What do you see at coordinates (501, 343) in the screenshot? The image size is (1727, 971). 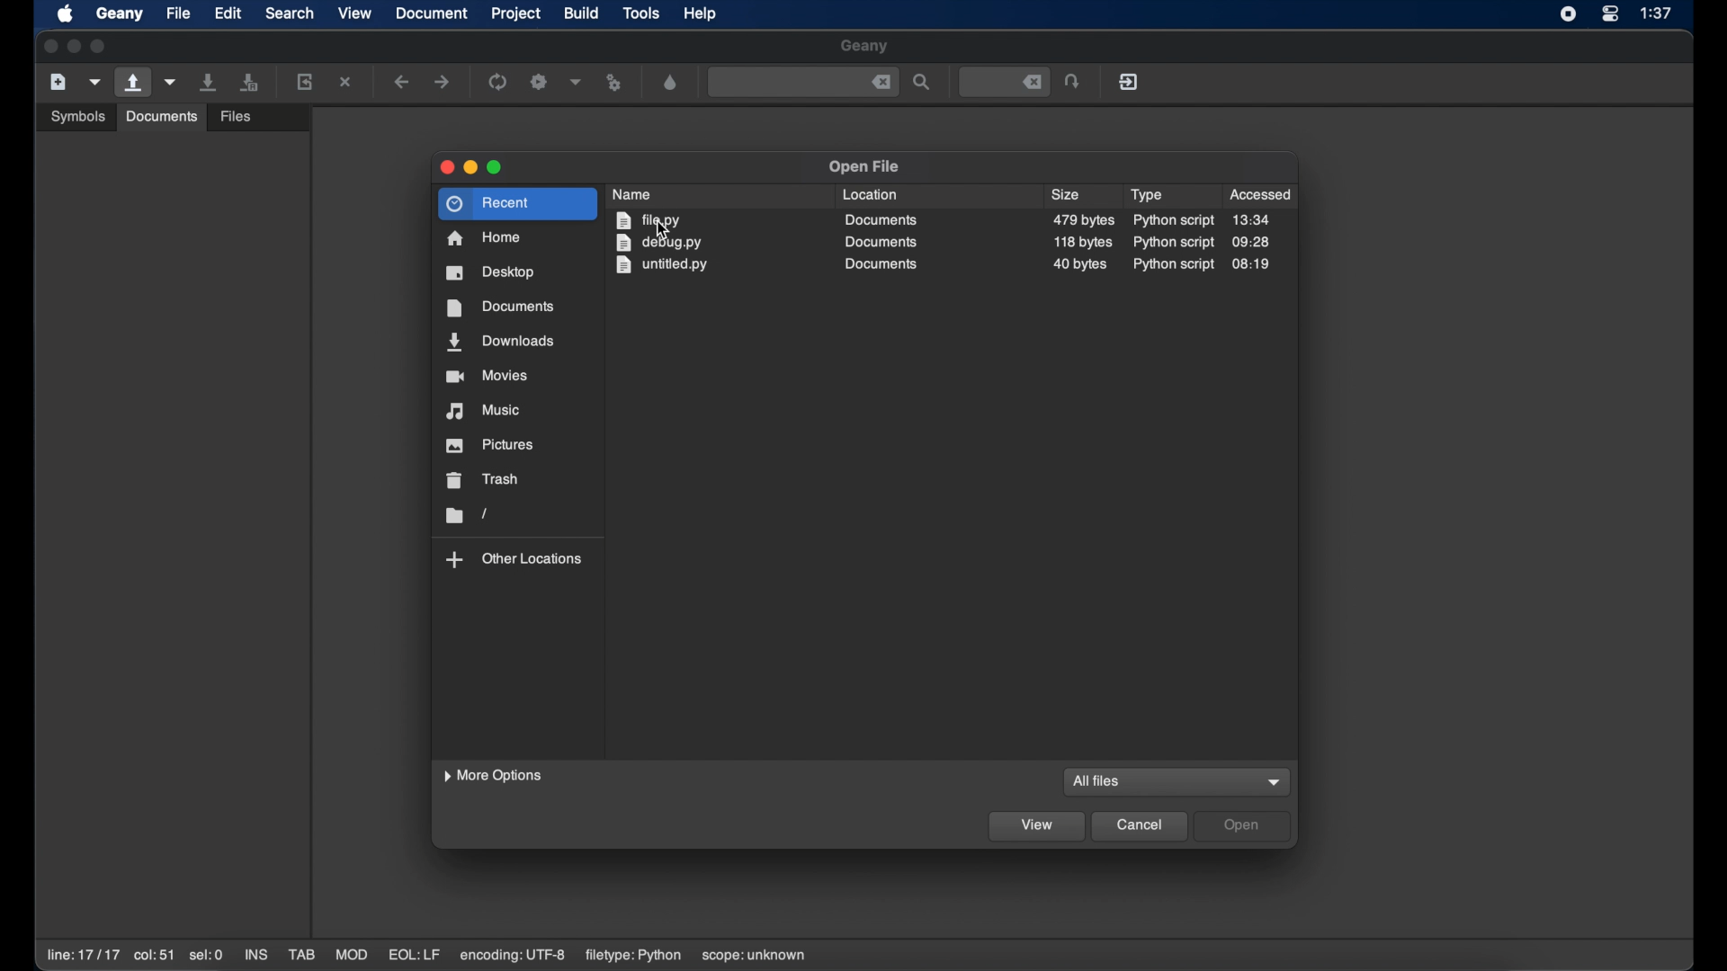 I see `downloads` at bounding box center [501, 343].